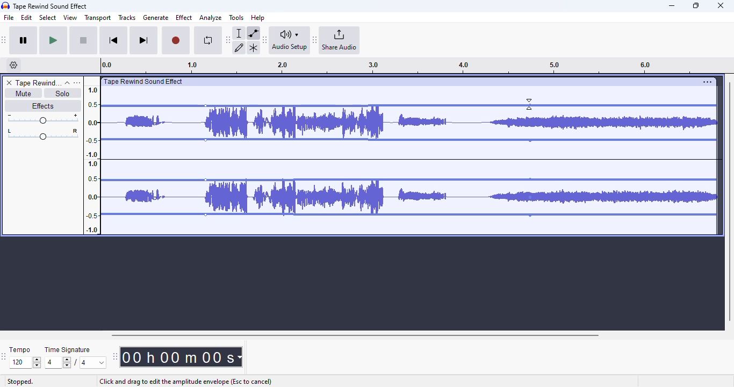 The image size is (734, 387). What do you see at coordinates (4, 40) in the screenshot?
I see `Move audacity transport toolbar` at bounding box center [4, 40].